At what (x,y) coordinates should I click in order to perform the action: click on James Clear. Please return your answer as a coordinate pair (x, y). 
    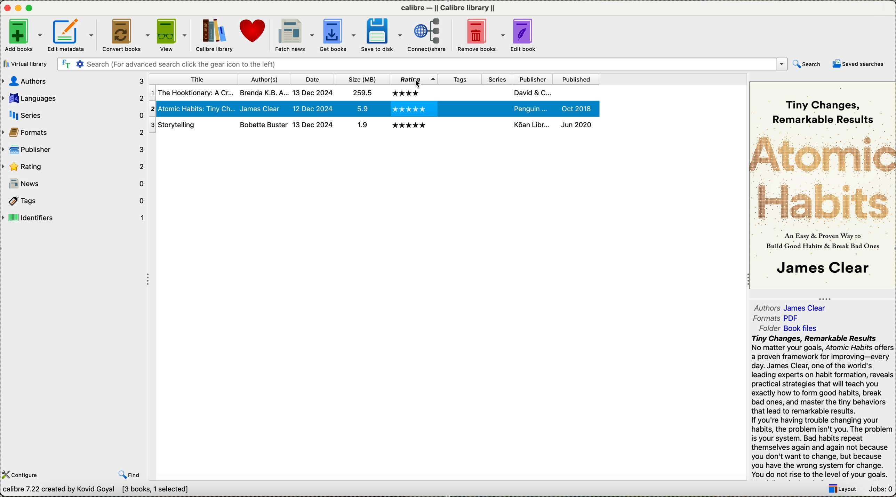
    Looking at the image, I should click on (263, 93).